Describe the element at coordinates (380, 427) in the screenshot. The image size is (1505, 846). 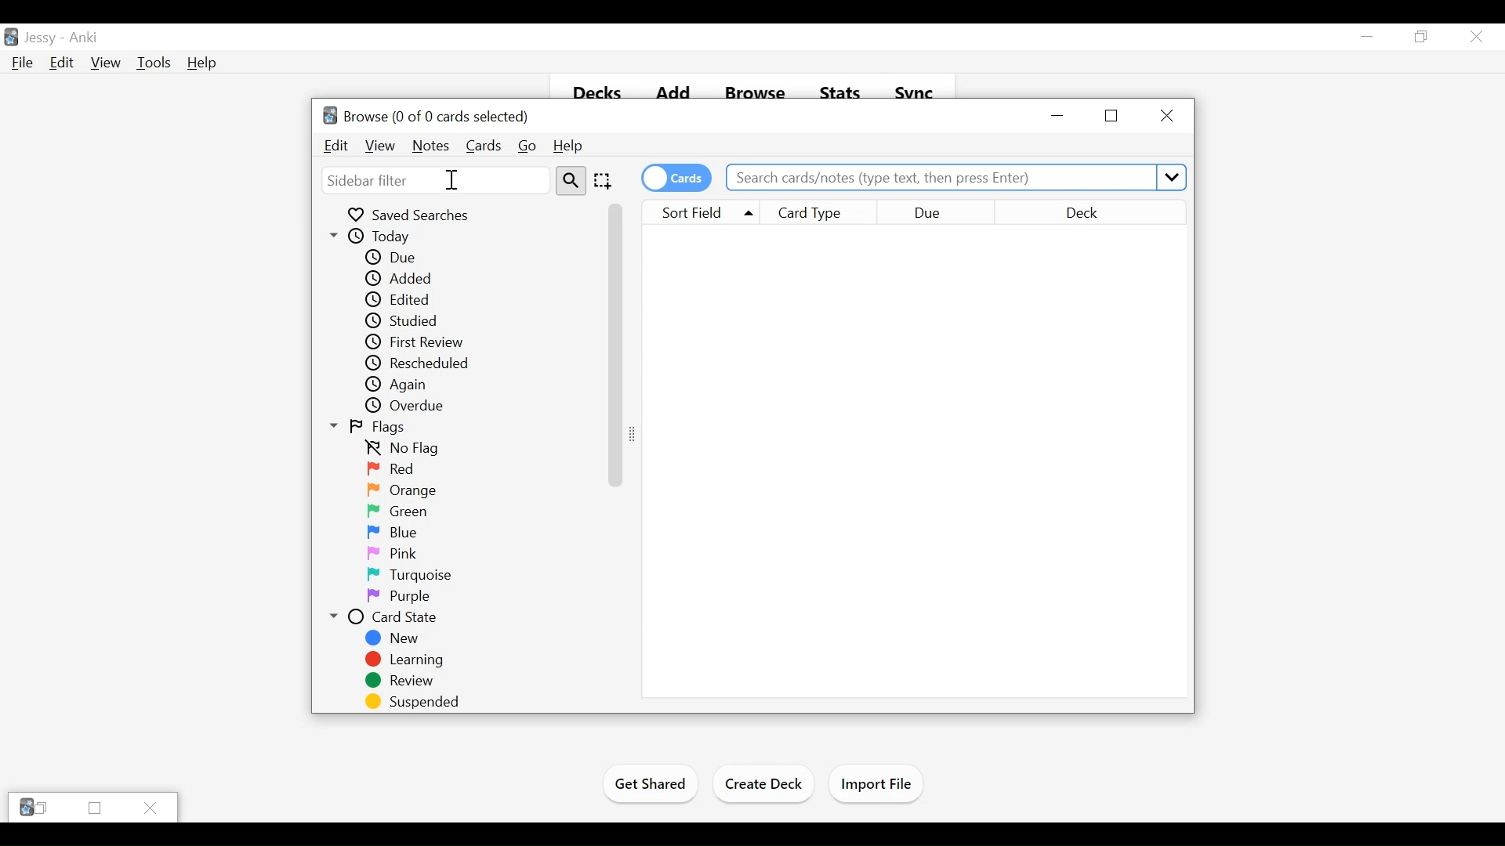
I see `Flags` at that location.